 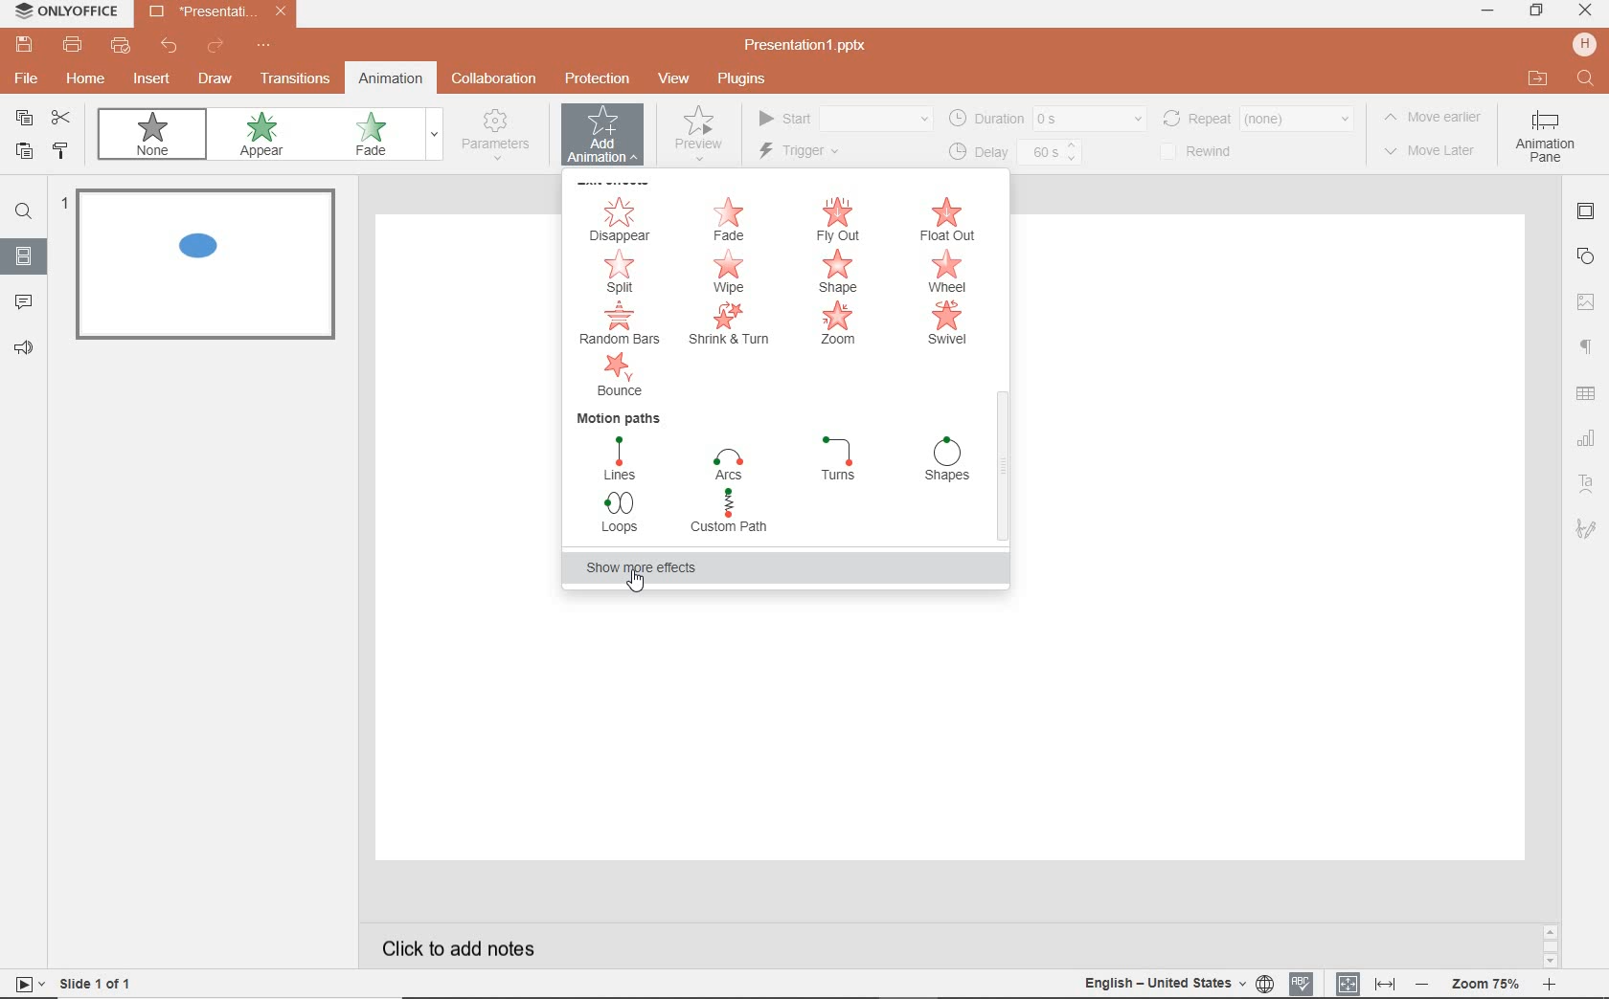 What do you see at coordinates (1584, 481) in the screenshot?
I see `Text art ` at bounding box center [1584, 481].